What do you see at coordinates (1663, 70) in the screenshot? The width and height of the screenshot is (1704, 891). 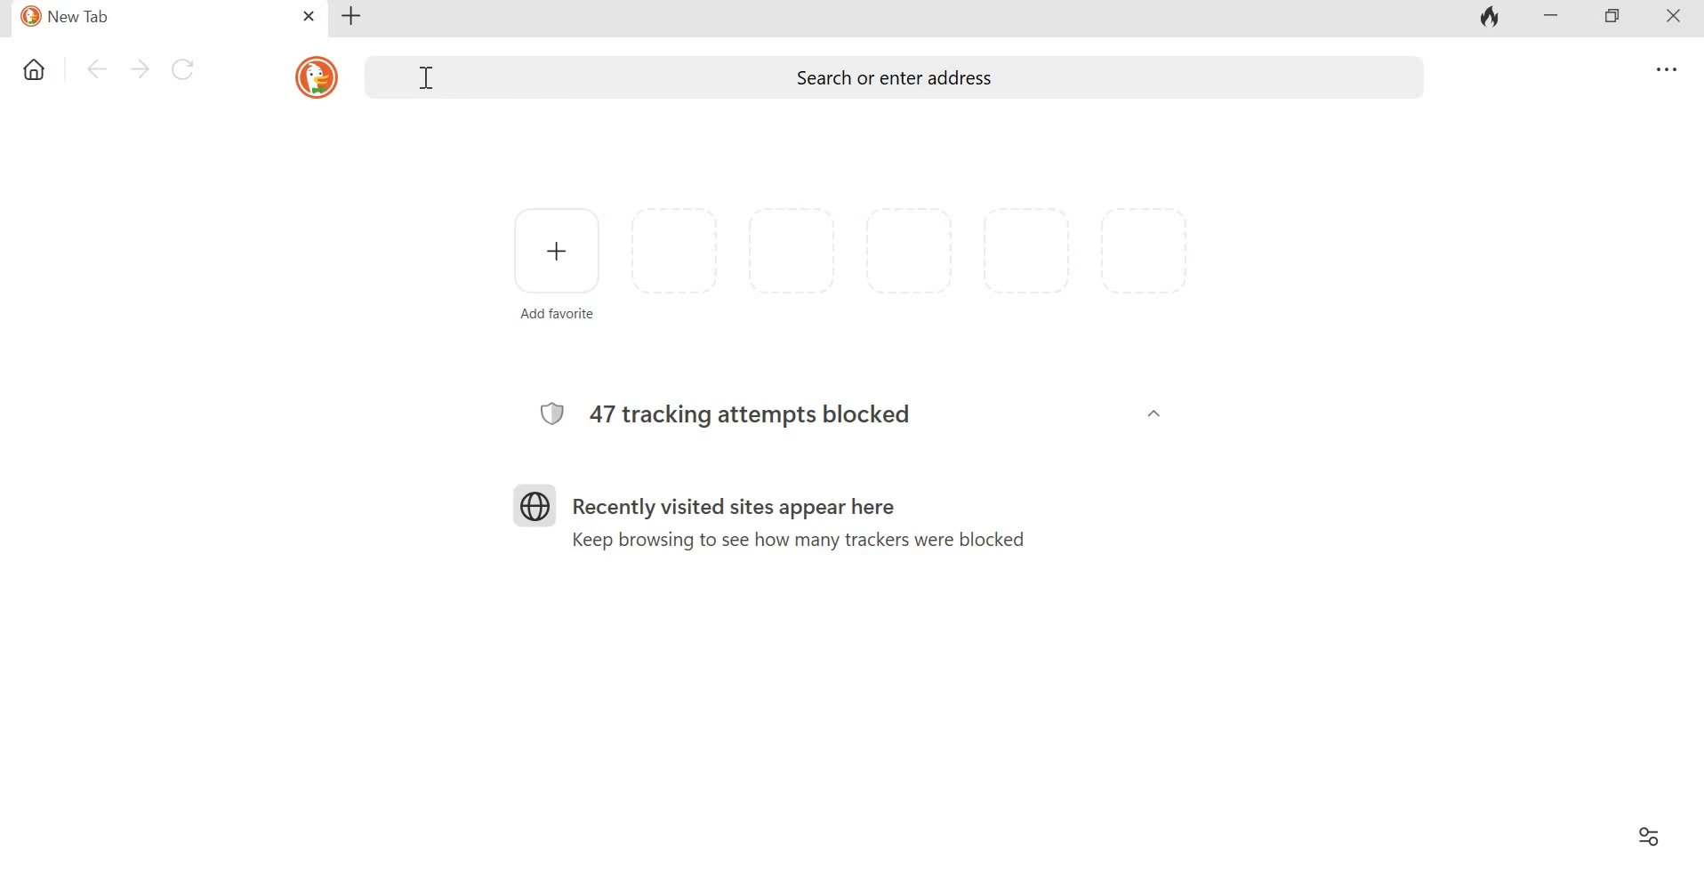 I see `settings` at bounding box center [1663, 70].